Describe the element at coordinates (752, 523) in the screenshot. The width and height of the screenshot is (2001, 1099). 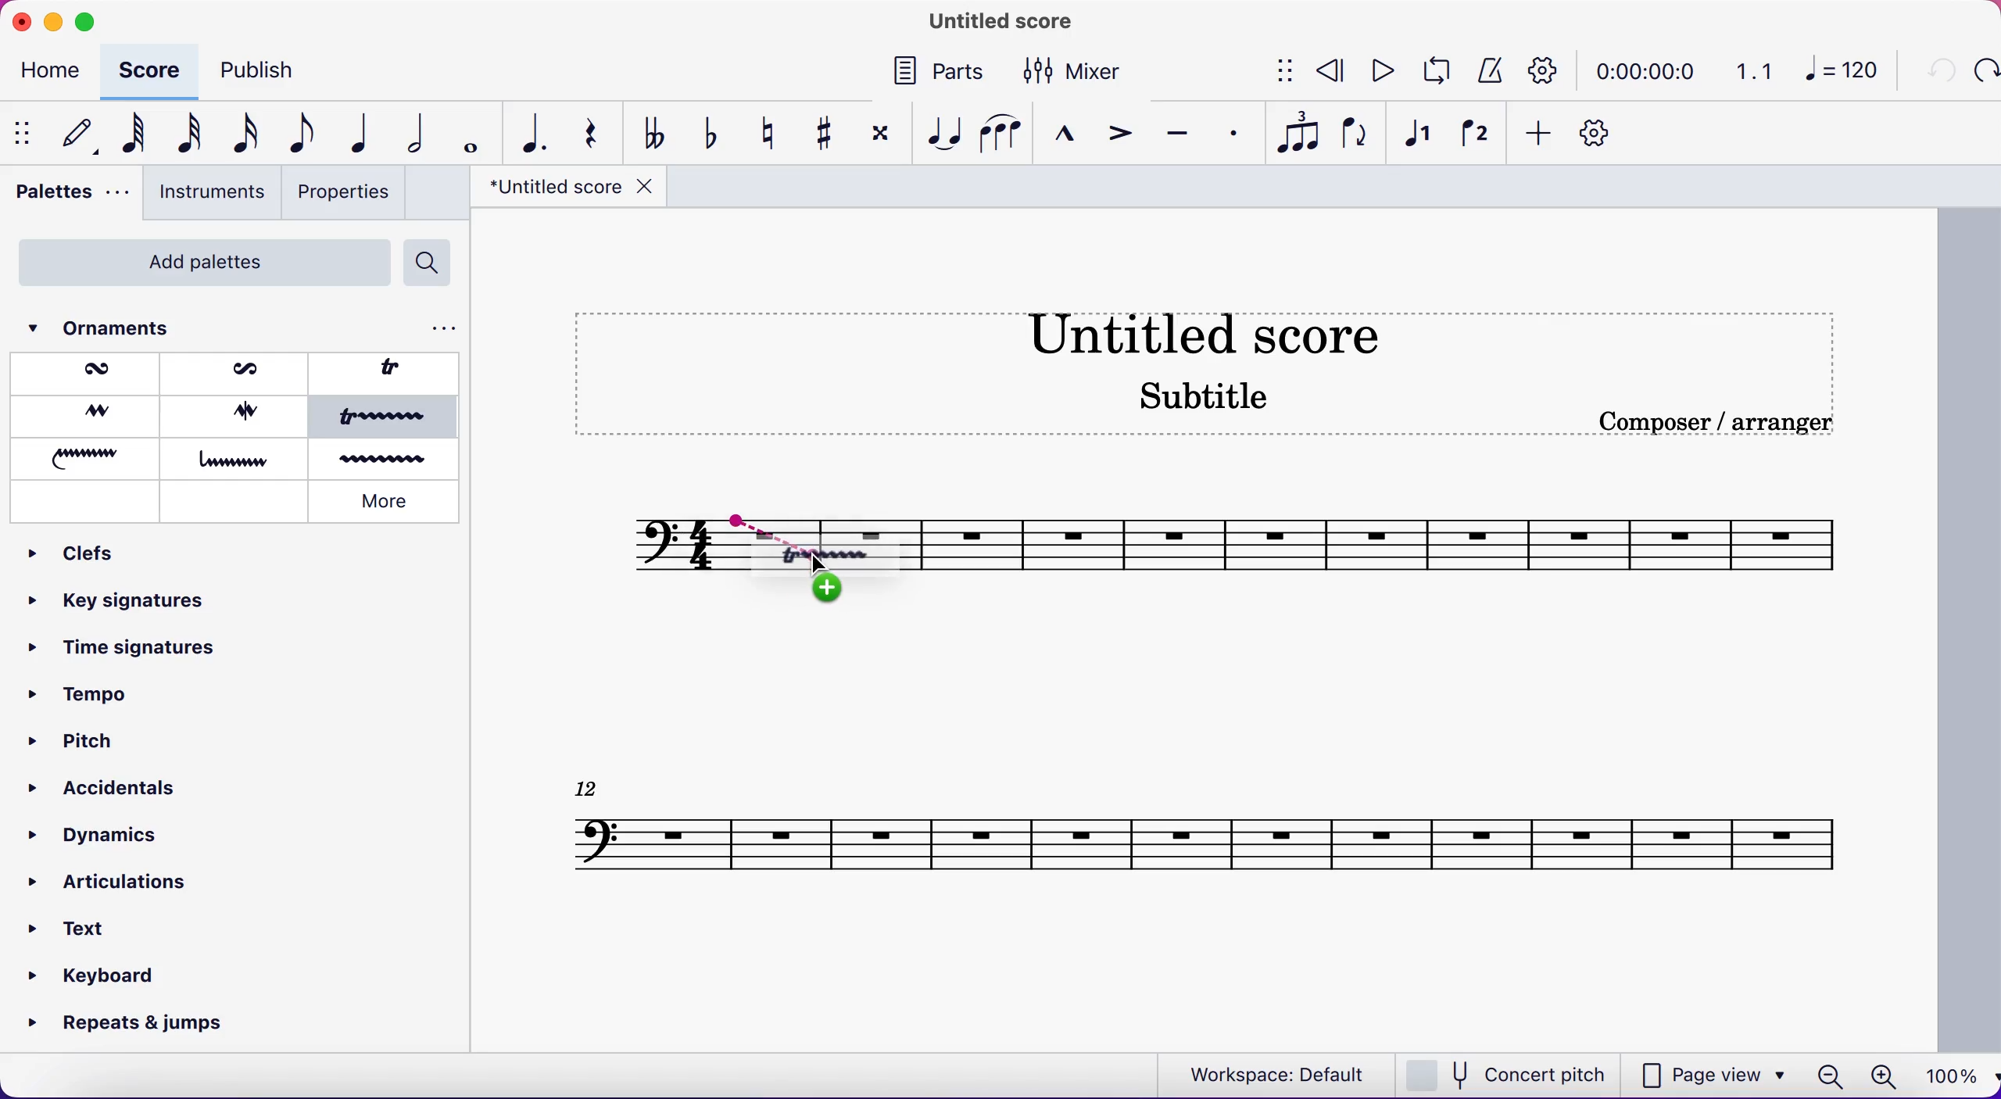
I see `dragging` at that location.